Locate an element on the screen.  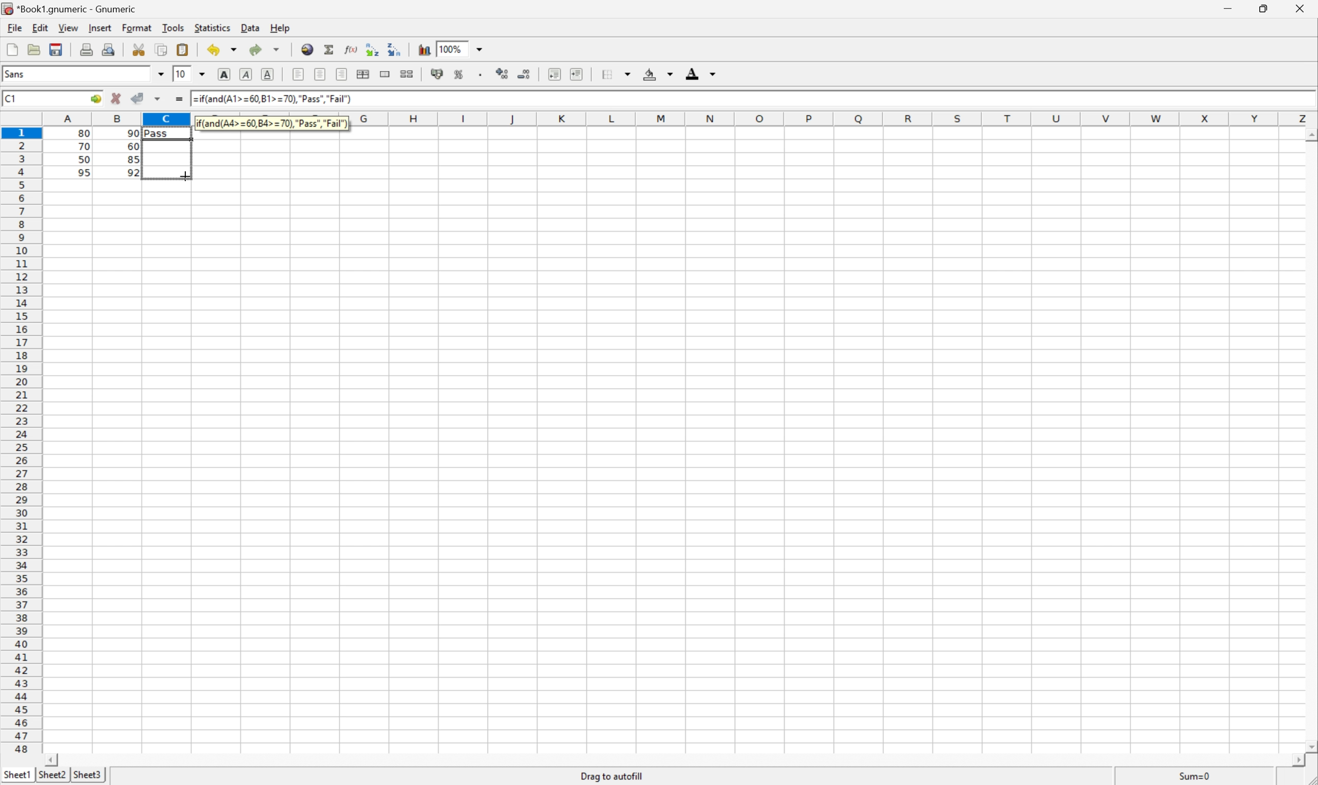
Save the document is located at coordinates (34, 49).